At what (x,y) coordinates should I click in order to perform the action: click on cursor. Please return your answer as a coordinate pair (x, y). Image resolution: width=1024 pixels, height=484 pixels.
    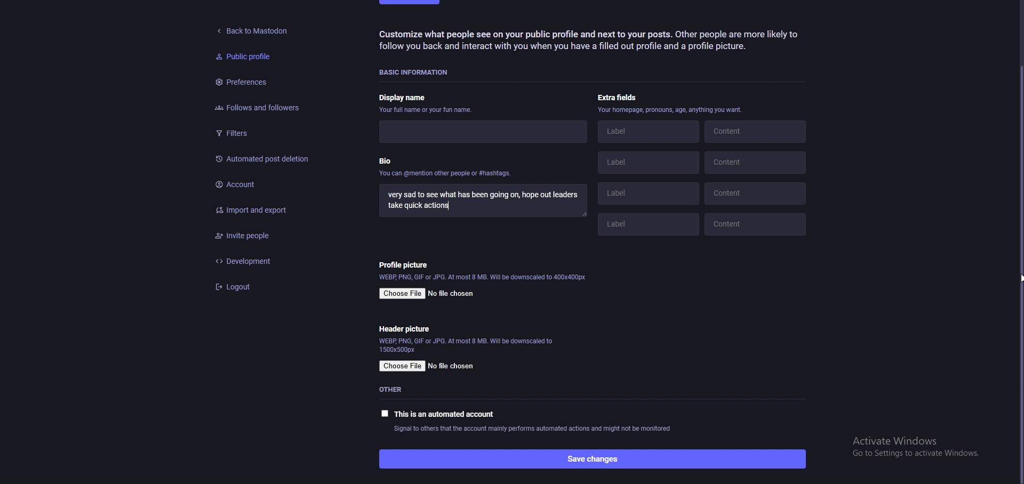
    Looking at the image, I should click on (1021, 273).